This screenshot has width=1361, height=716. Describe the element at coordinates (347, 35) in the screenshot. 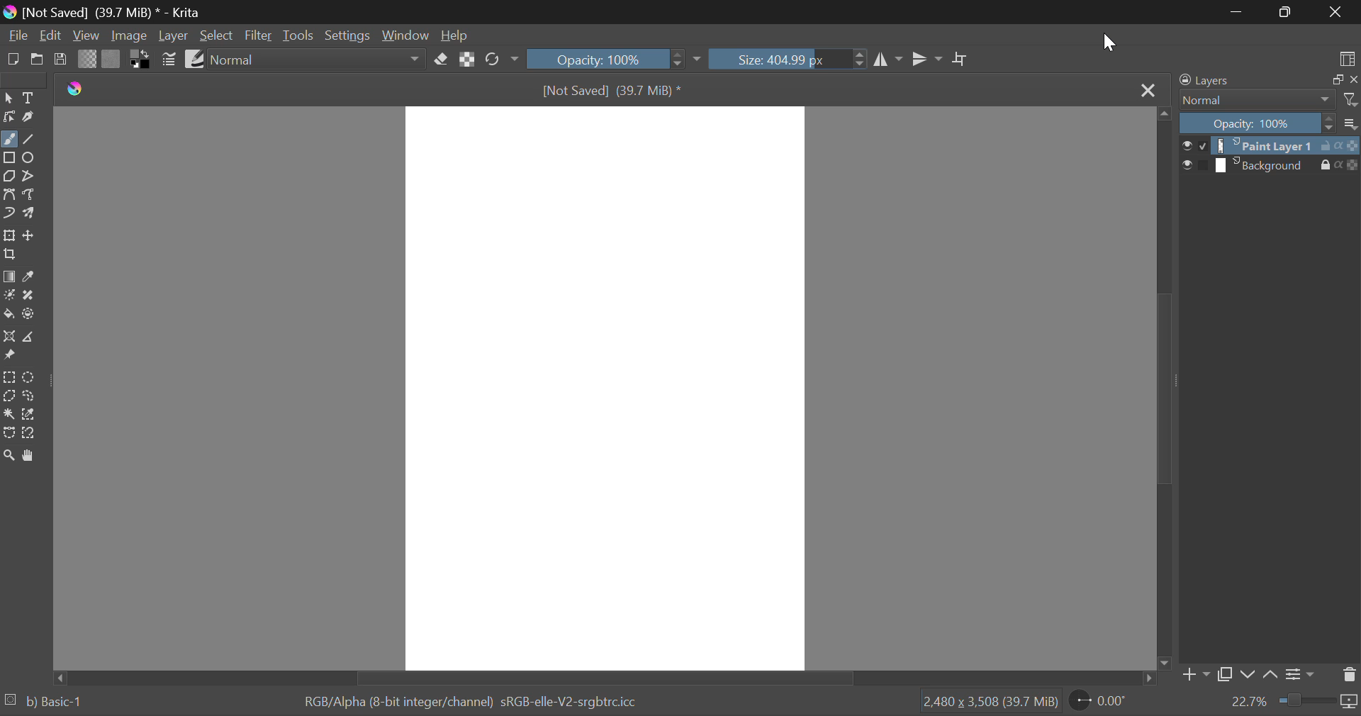

I see `Settings` at that location.